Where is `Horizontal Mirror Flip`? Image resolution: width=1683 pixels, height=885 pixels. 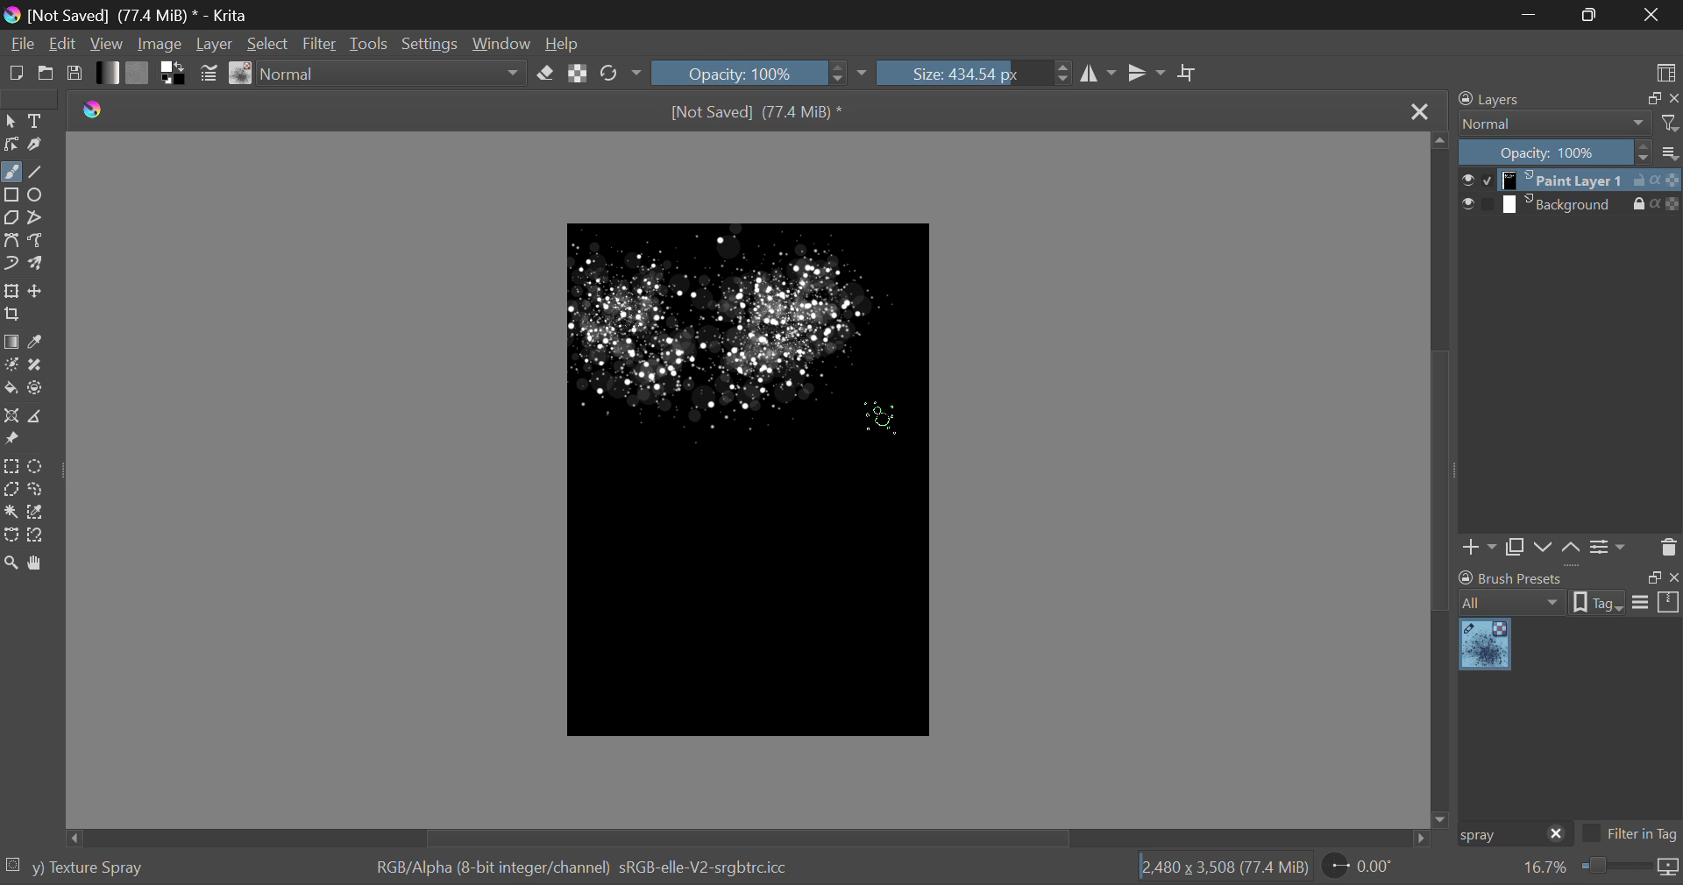 Horizontal Mirror Flip is located at coordinates (1147, 73).